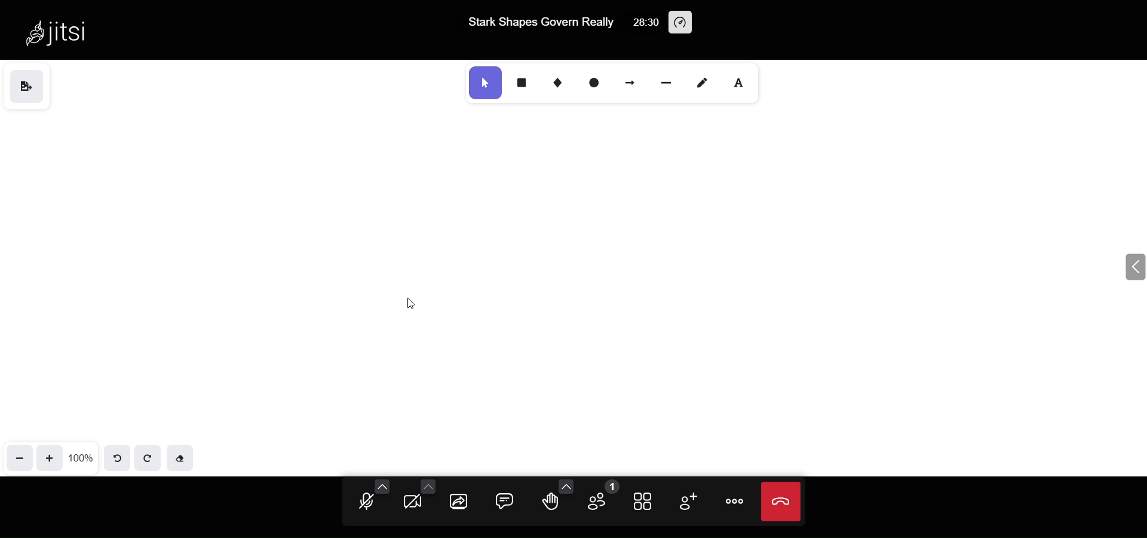 This screenshot has width=1147, height=538. What do you see at coordinates (460, 503) in the screenshot?
I see `screen share` at bounding box center [460, 503].